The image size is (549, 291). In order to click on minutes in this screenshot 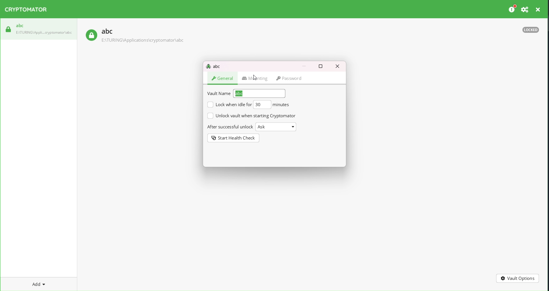, I will do `click(283, 104)`.